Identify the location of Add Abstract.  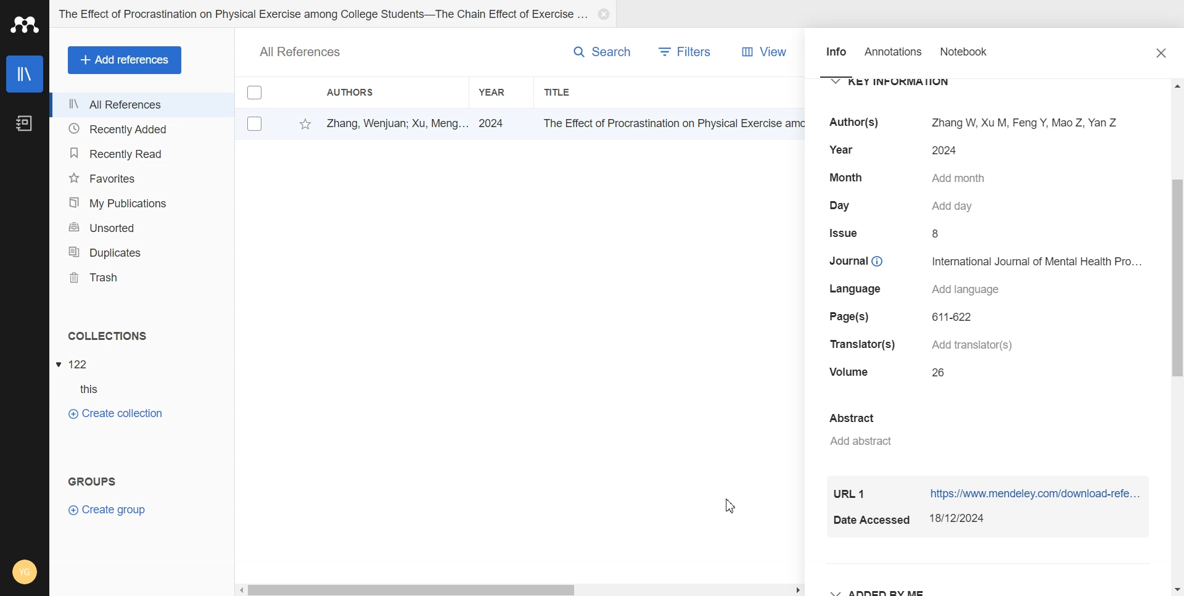
(963, 431).